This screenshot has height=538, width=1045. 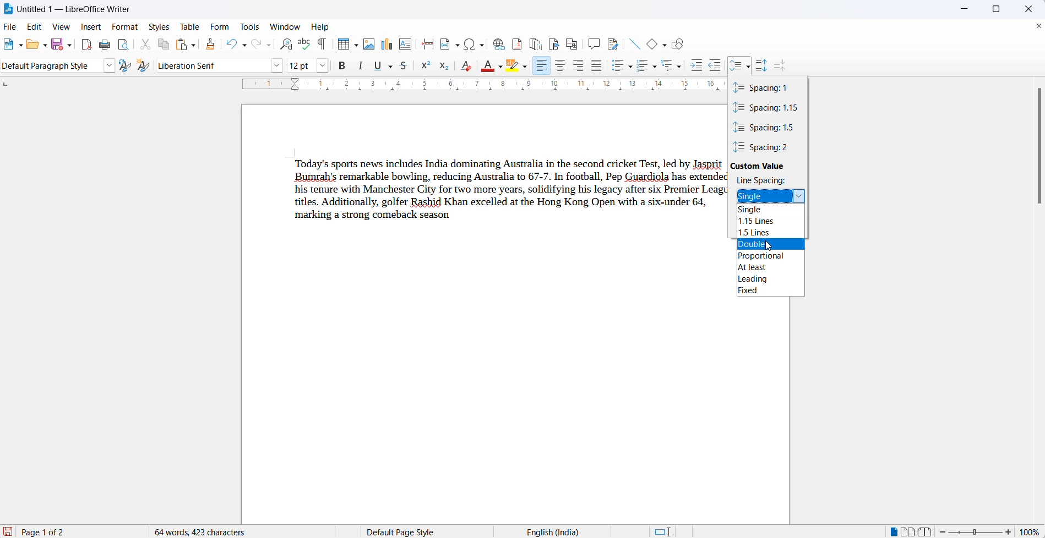 What do you see at coordinates (673, 65) in the screenshot?
I see `select outline format` at bounding box center [673, 65].